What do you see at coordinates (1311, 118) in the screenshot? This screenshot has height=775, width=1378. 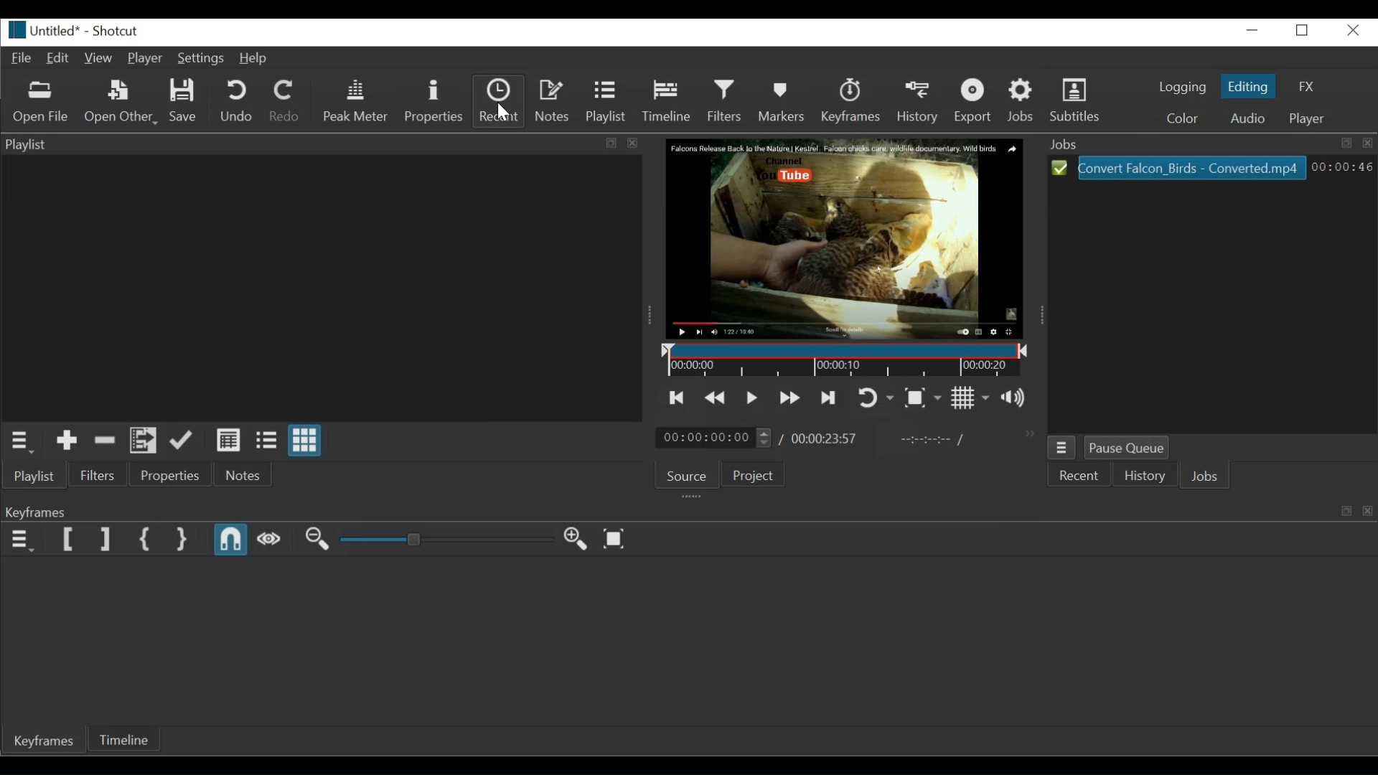 I see `Player` at bounding box center [1311, 118].